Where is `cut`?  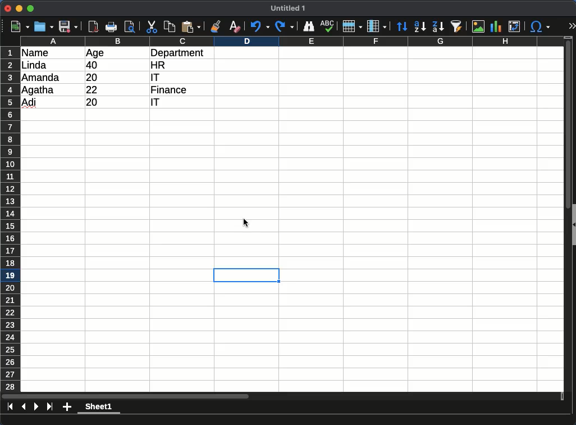 cut is located at coordinates (152, 26).